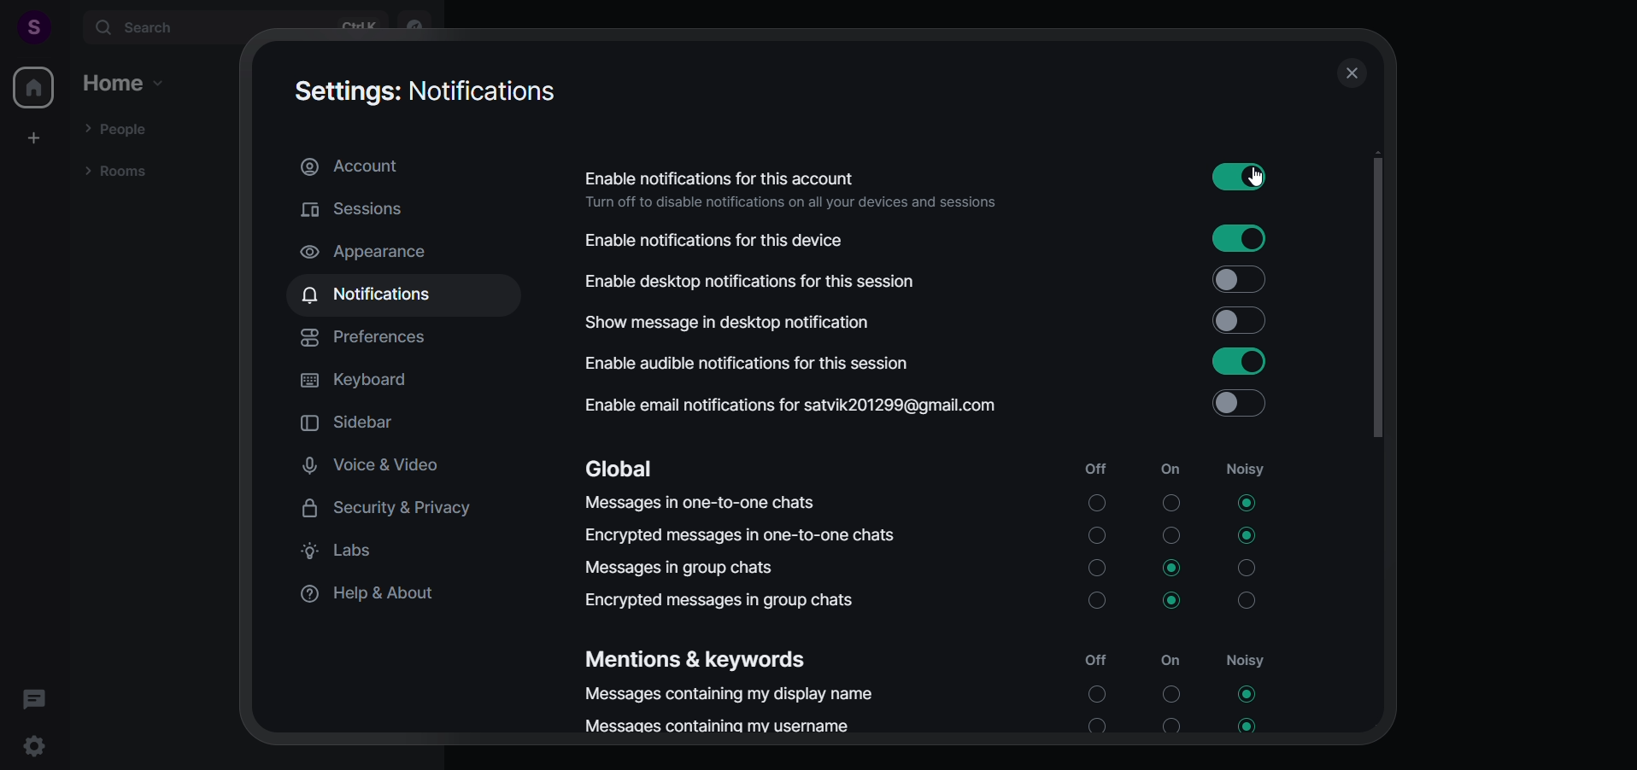 The height and width of the screenshot is (770, 1637). I want to click on labs, so click(348, 553).